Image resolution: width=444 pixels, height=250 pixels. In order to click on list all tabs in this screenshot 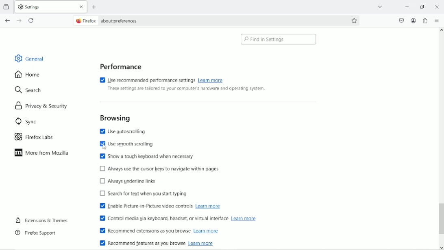, I will do `click(380, 6)`.